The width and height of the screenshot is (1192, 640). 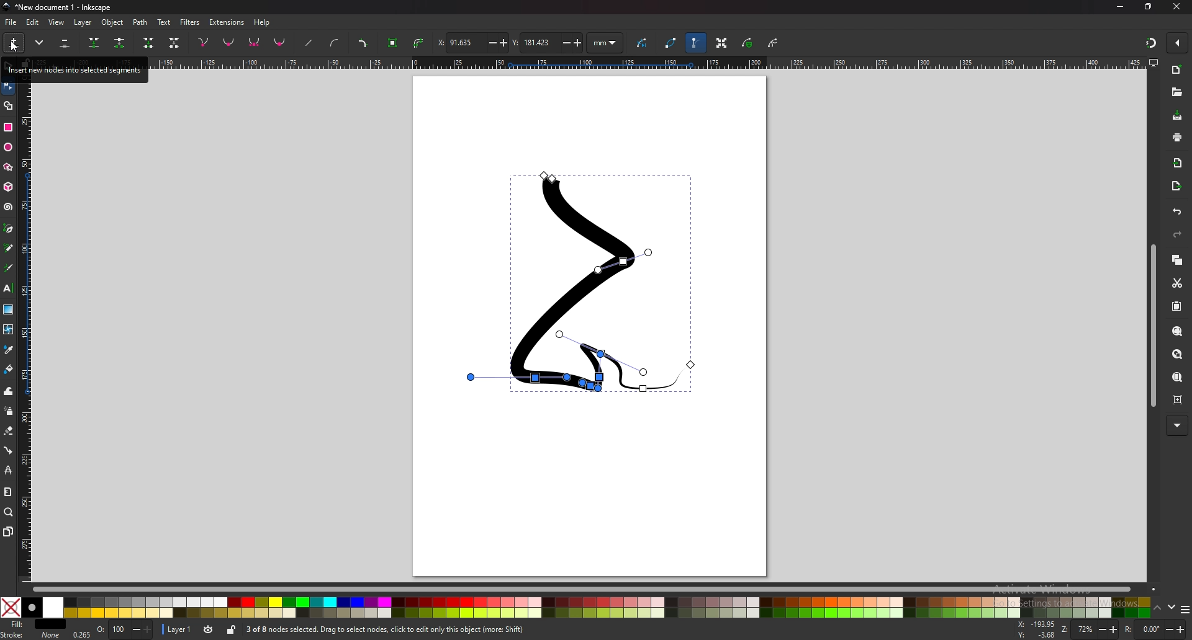 What do you see at coordinates (1151, 327) in the screenshot?
I see `scroll bar` at bounding box center [1151, 327].